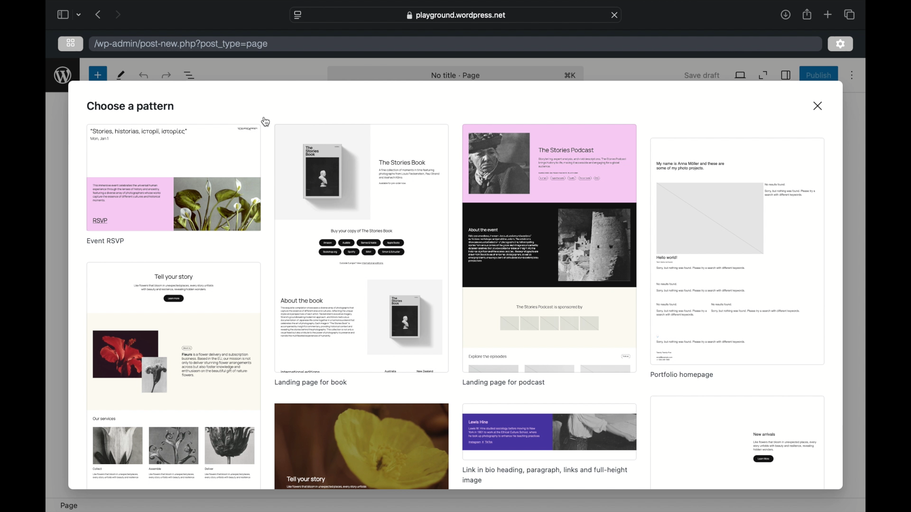 This screenshot has height=512, width=911. I want to click on dropdown, so click(80, 14).